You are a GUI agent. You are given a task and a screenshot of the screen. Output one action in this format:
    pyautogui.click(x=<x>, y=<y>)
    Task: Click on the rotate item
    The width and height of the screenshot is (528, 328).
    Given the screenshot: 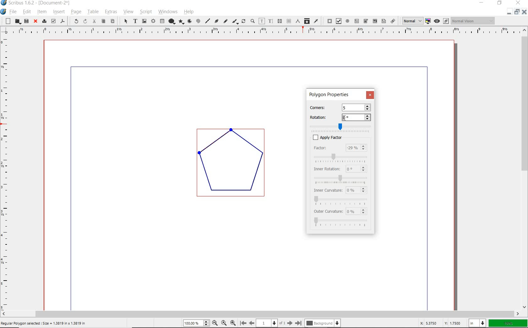 What is the action you would take?
    pyautogui.click(x=244, y=21)
    